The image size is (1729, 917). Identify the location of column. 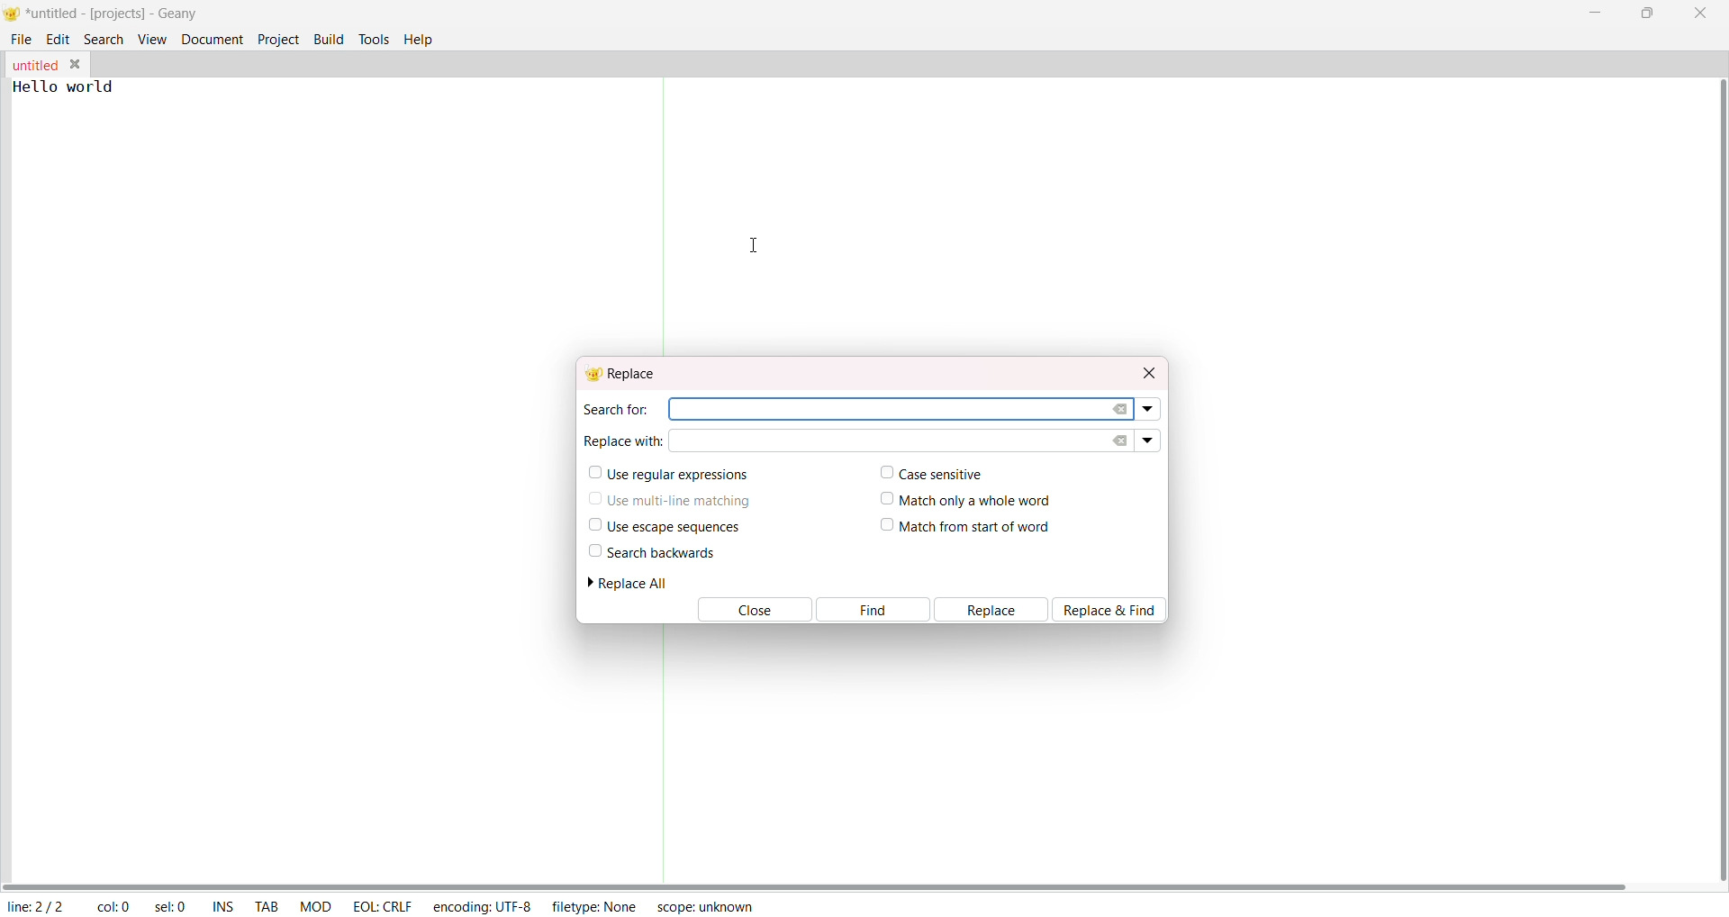
(113, 907).